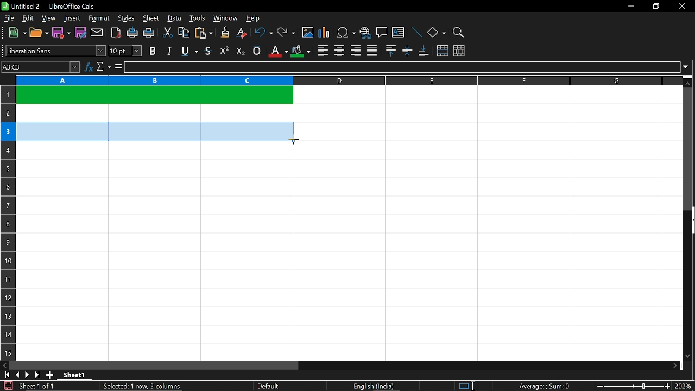  I want to click on italic, so click(169, 51).